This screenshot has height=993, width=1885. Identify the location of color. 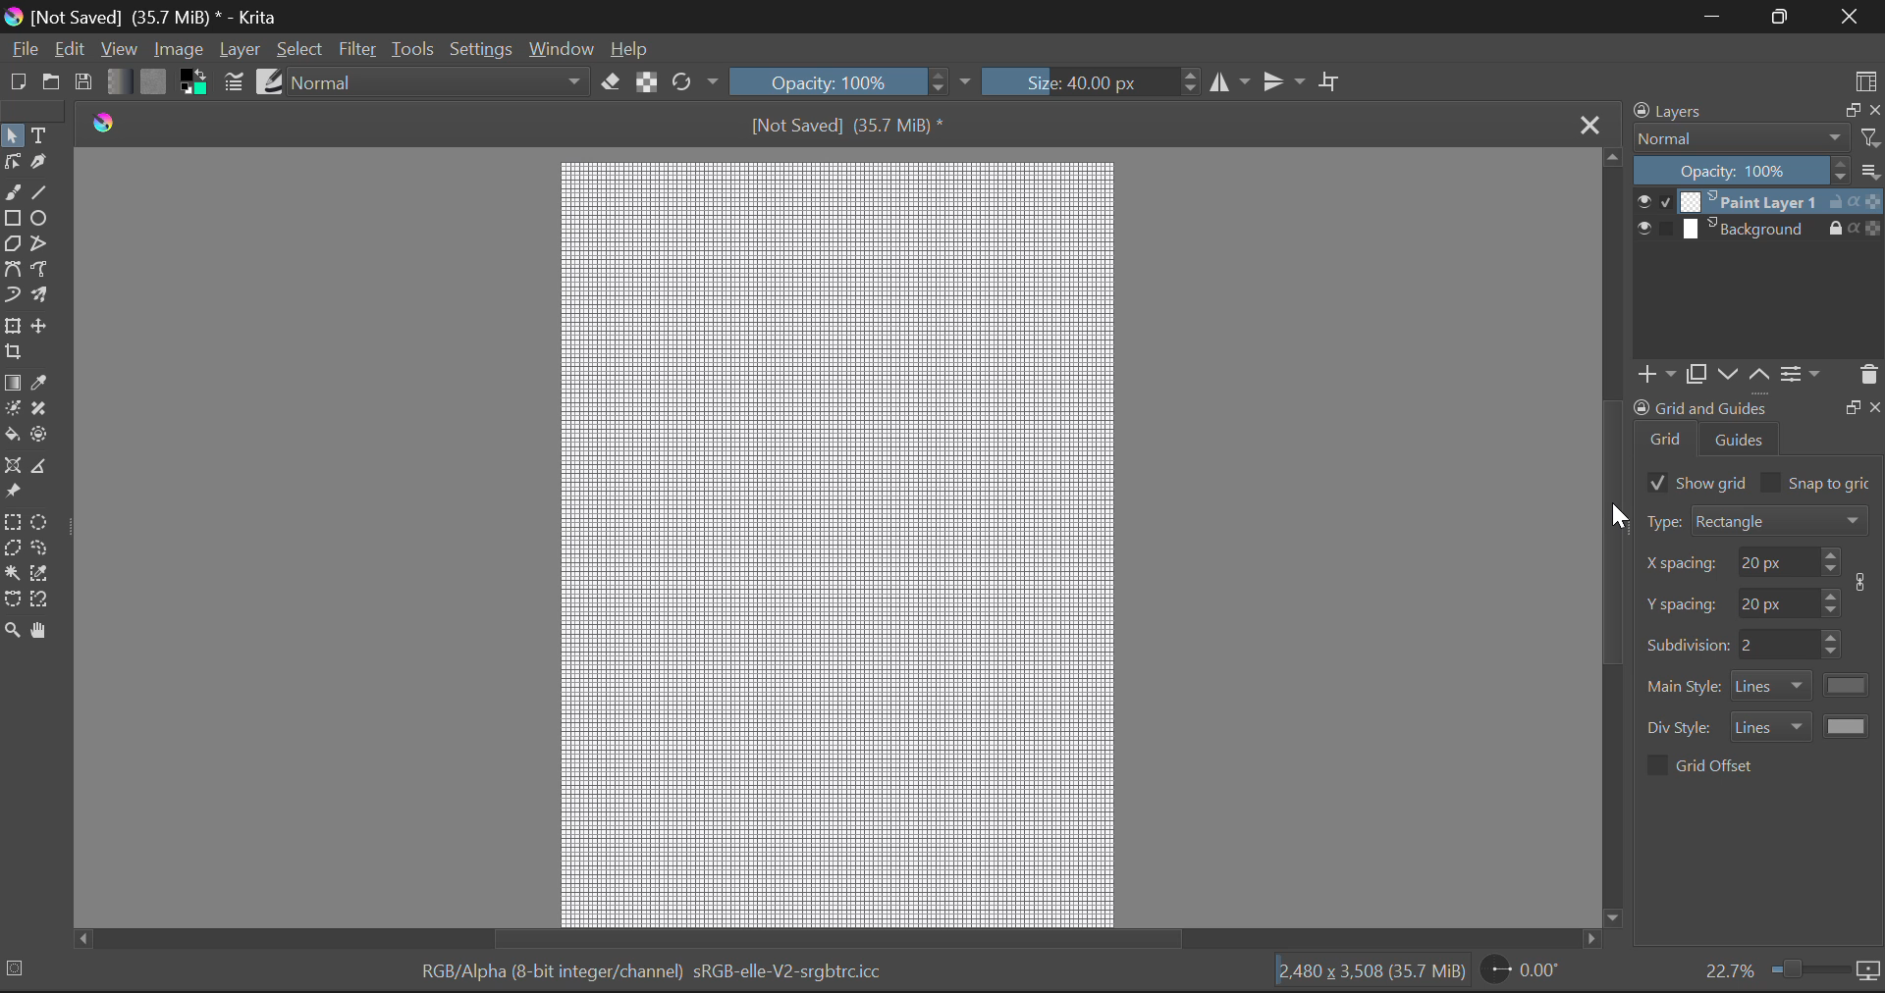
(1849, 725).